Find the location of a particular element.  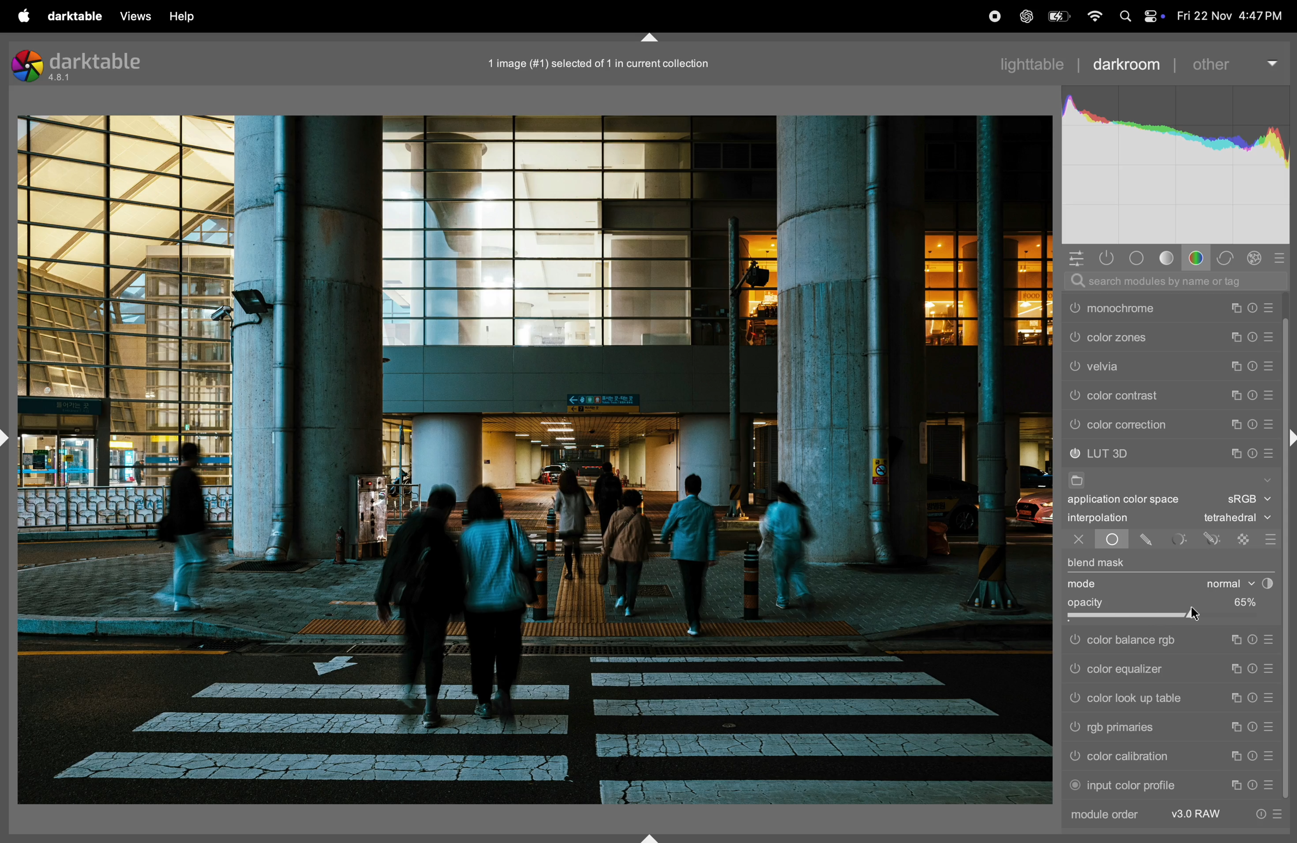

reset is located at coordinates (1253, 784).